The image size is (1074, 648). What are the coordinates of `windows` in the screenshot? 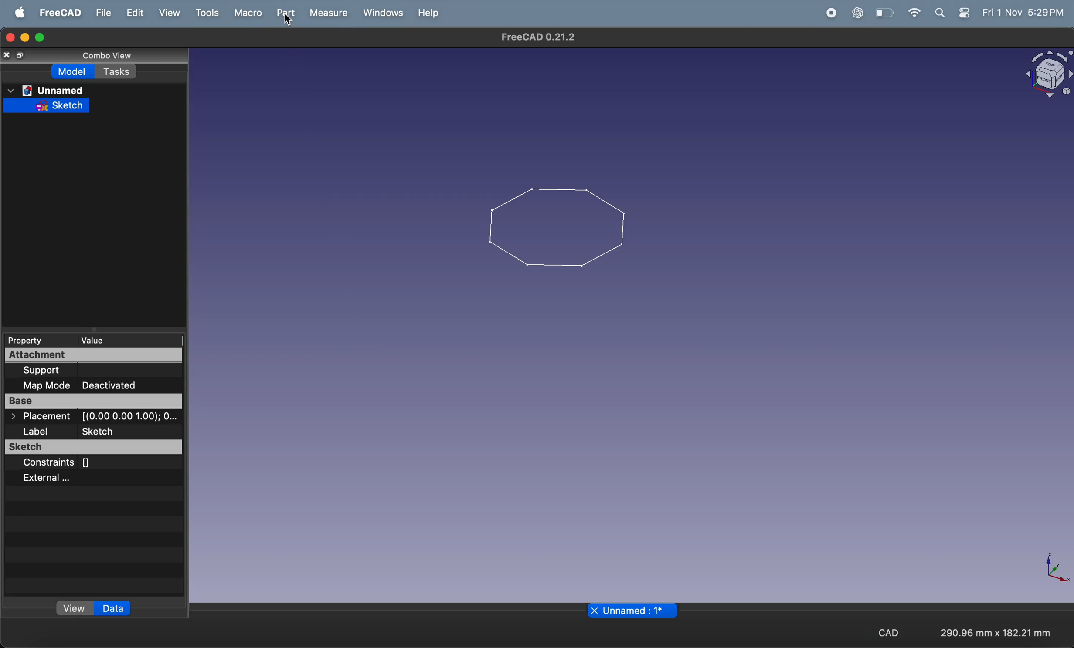 It's located at (381, 12).